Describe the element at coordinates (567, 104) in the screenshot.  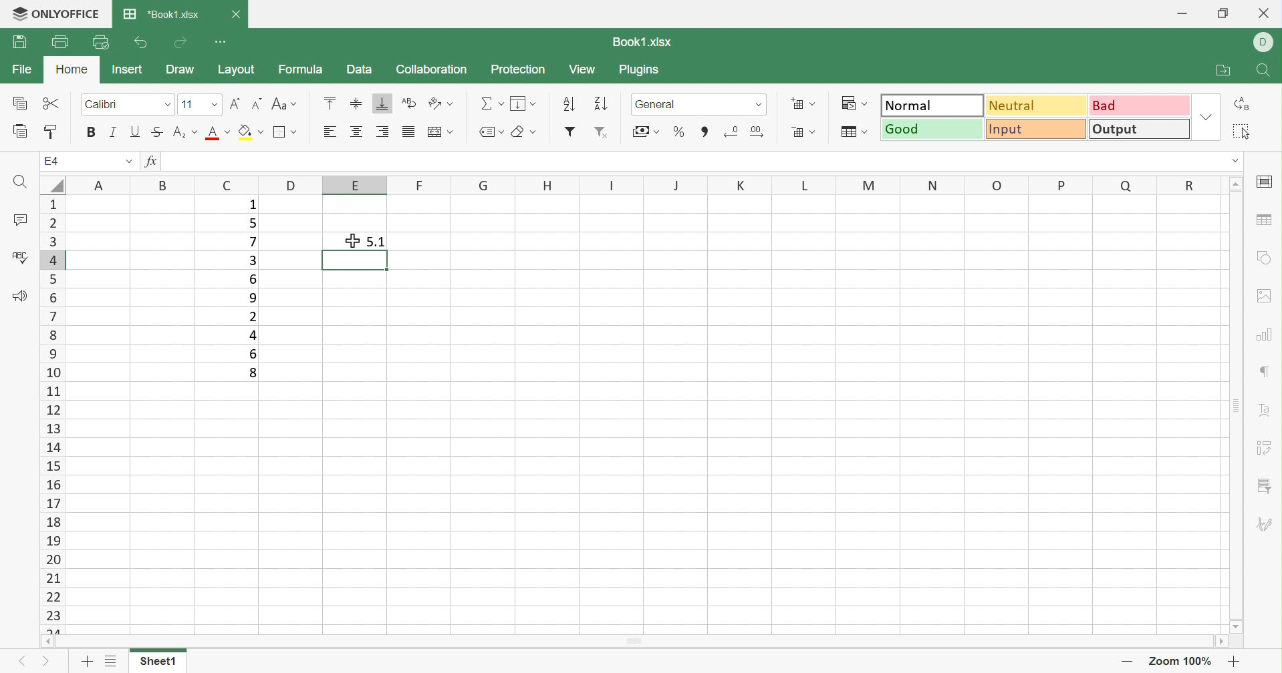
I see `Ascending order` at that location.